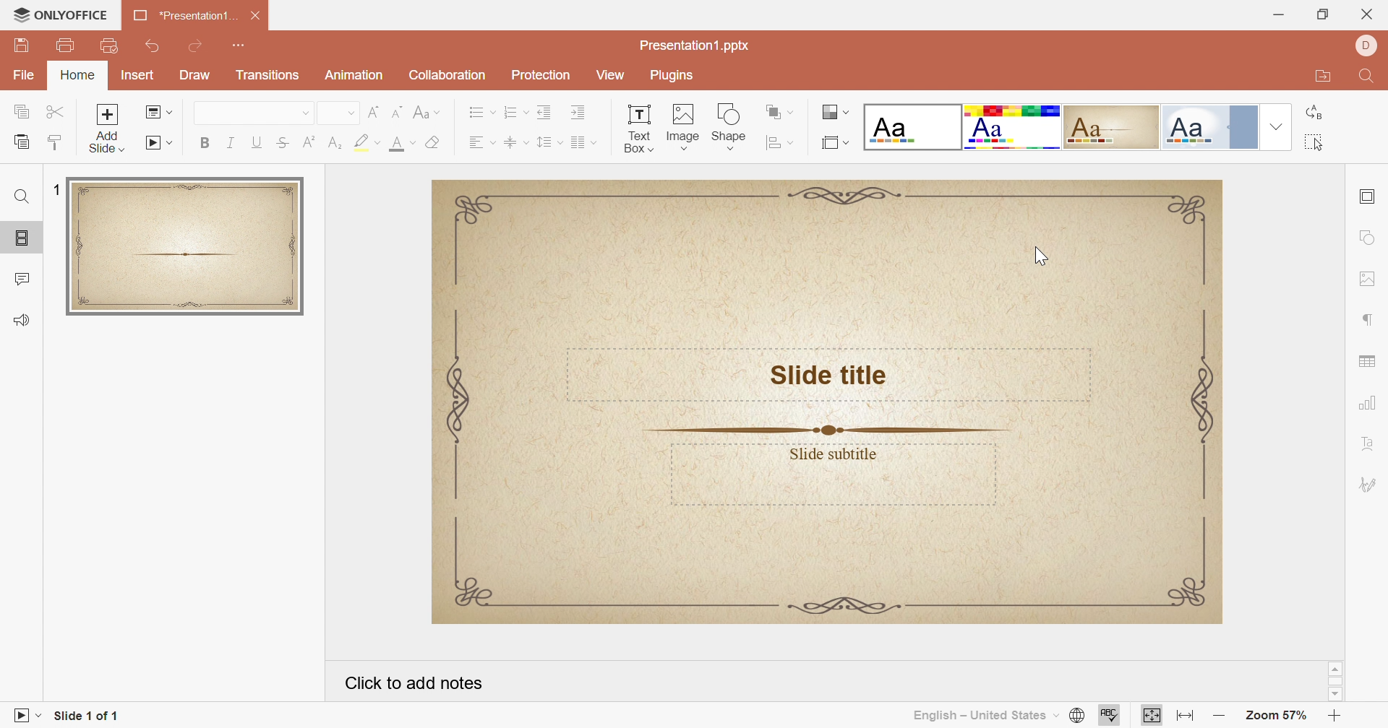  What do you see at coordinates (198, 44) in the screenshot?
I see `Redo` at bounding box center [198, 44].